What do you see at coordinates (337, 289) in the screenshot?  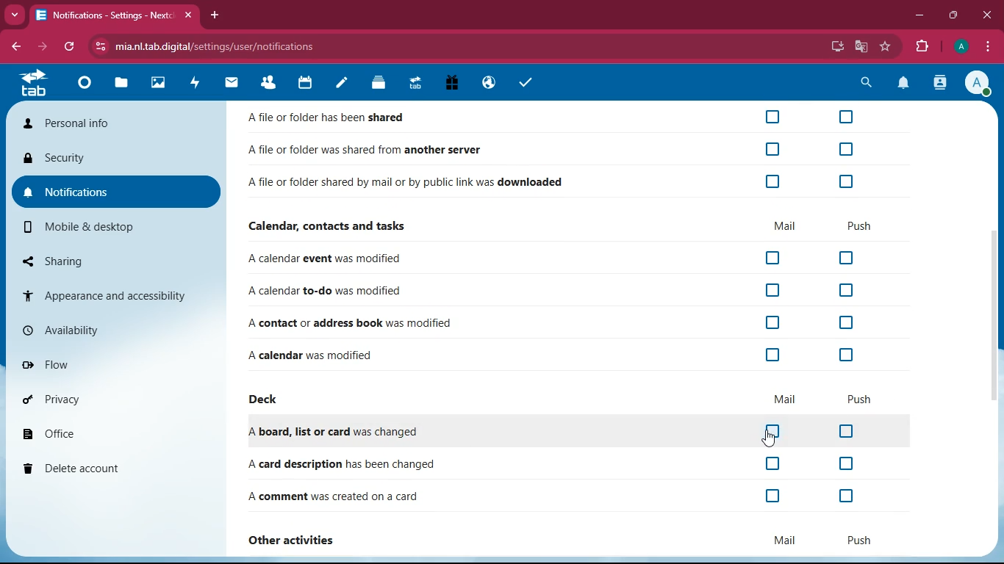 I see `A calendar to-do was modified` at bounding box center [337, 289].